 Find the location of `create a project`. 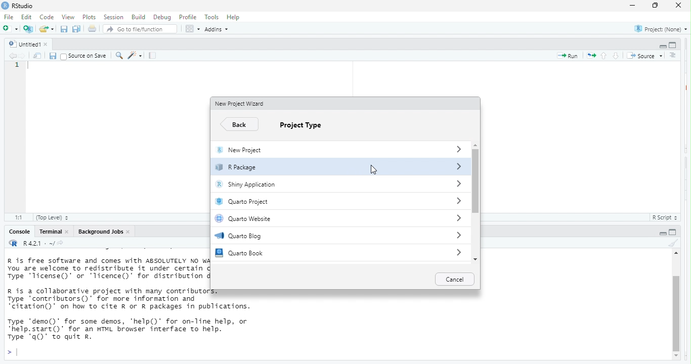

create a project is located at coordinates (28, 28).